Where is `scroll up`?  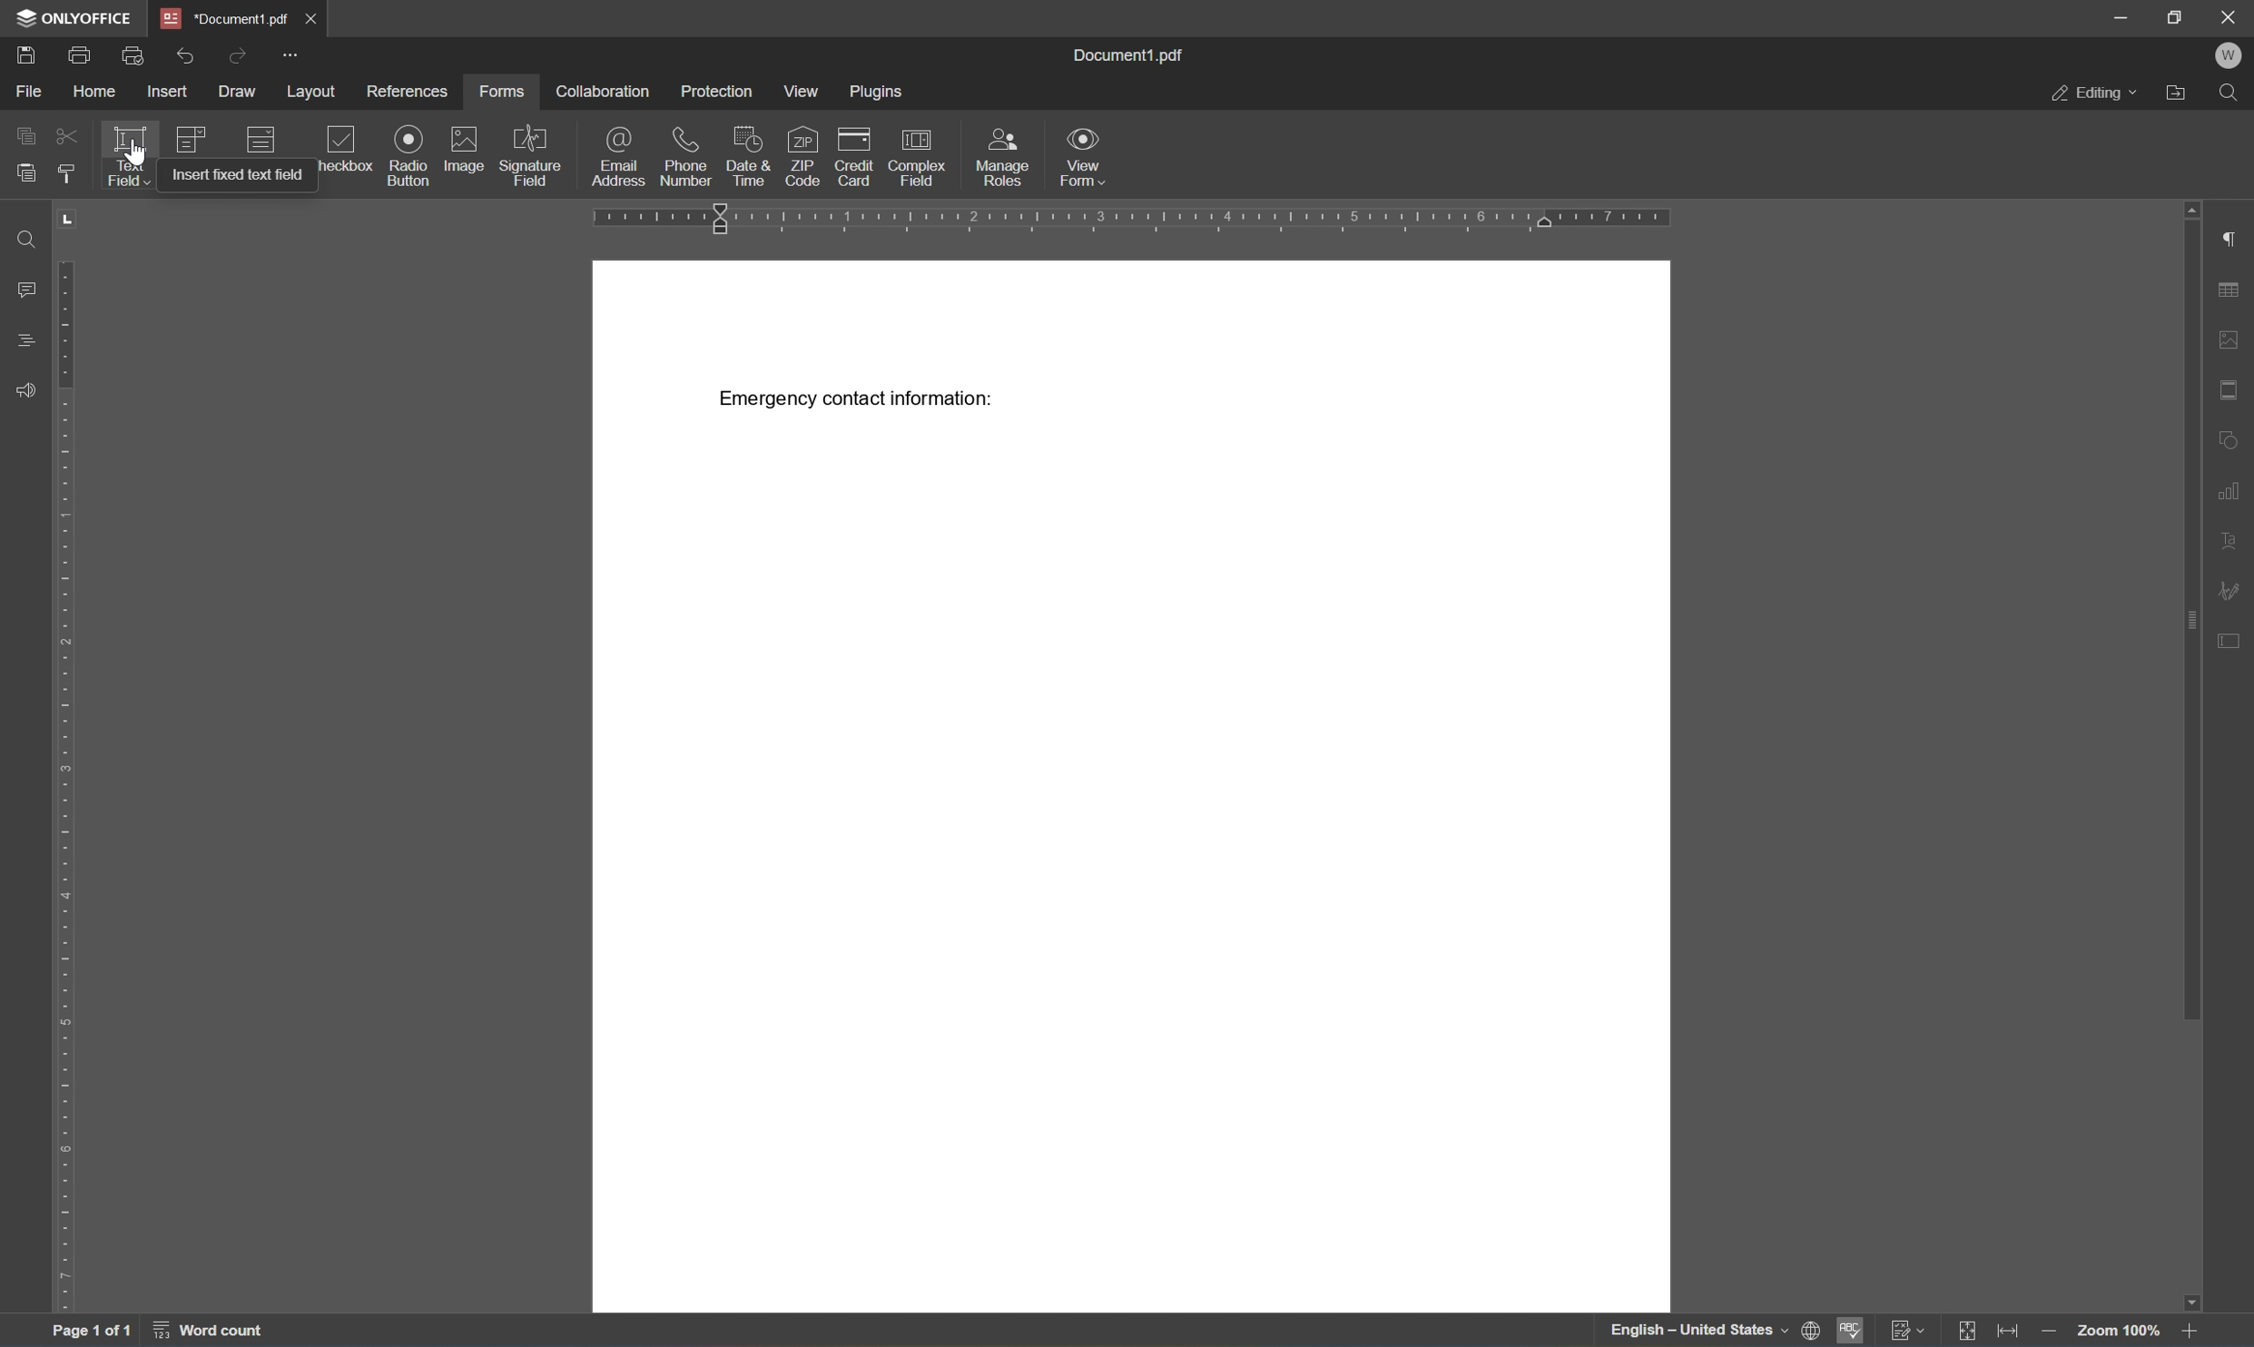 scroll up is located at coordinates (2192, 205).